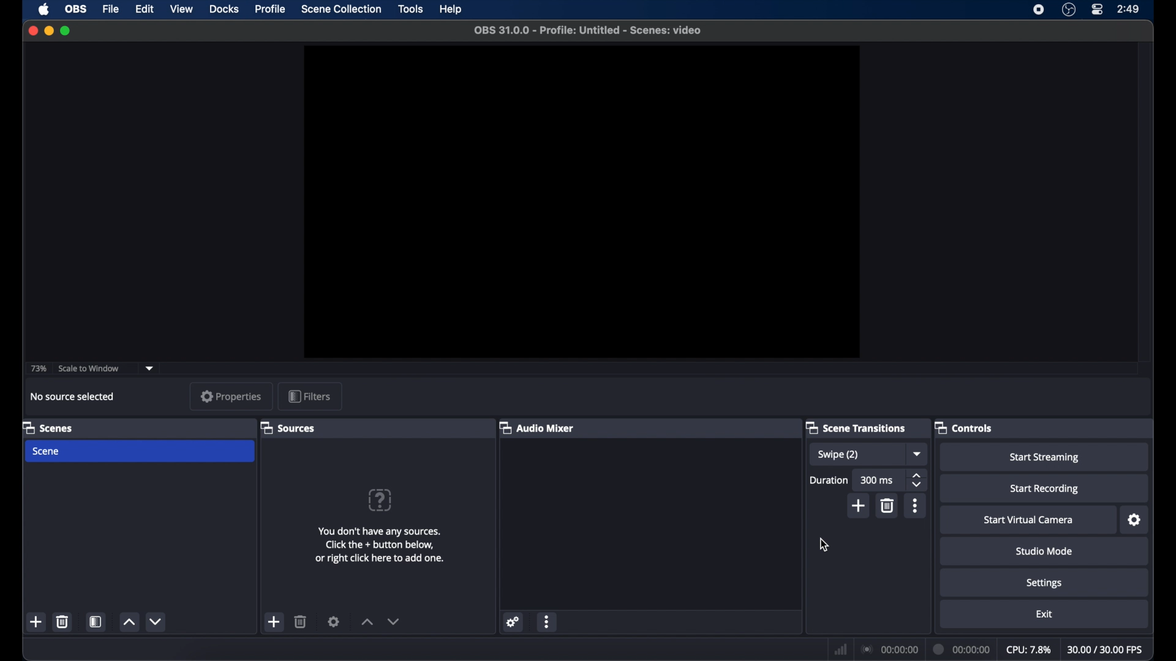  What do you see at coordinates (271, 9) in the screenshot?
I see `profile` at bounding box center [271, 9].